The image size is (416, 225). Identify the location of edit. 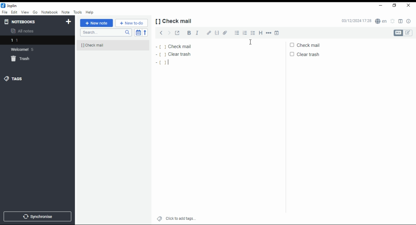
(14, 12).